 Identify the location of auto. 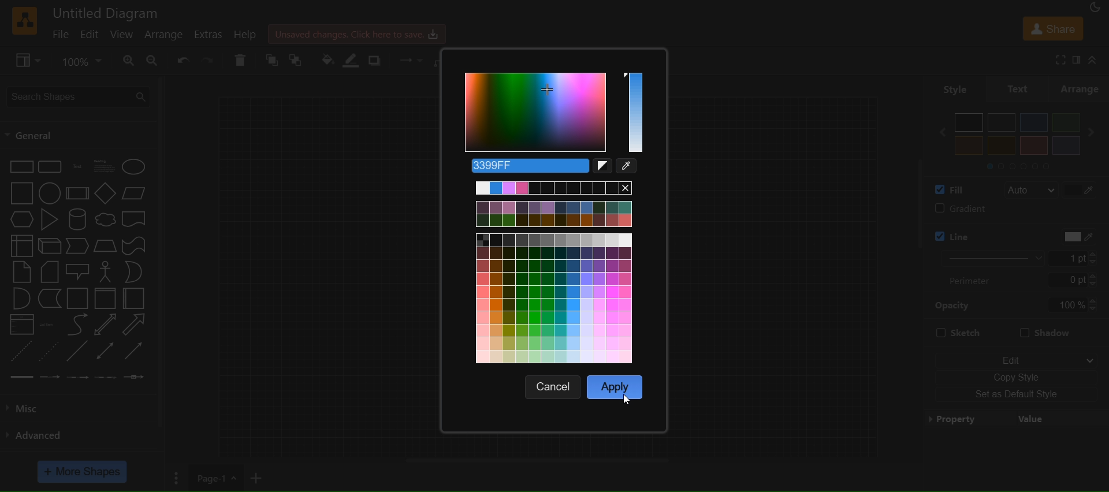
(1030, 191).